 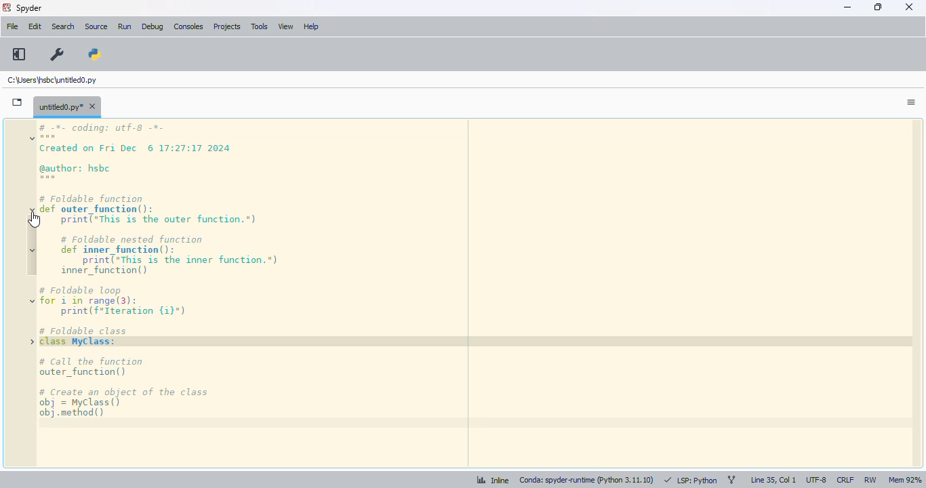 I want to click on LSP: python, so click(x=690, y=481).